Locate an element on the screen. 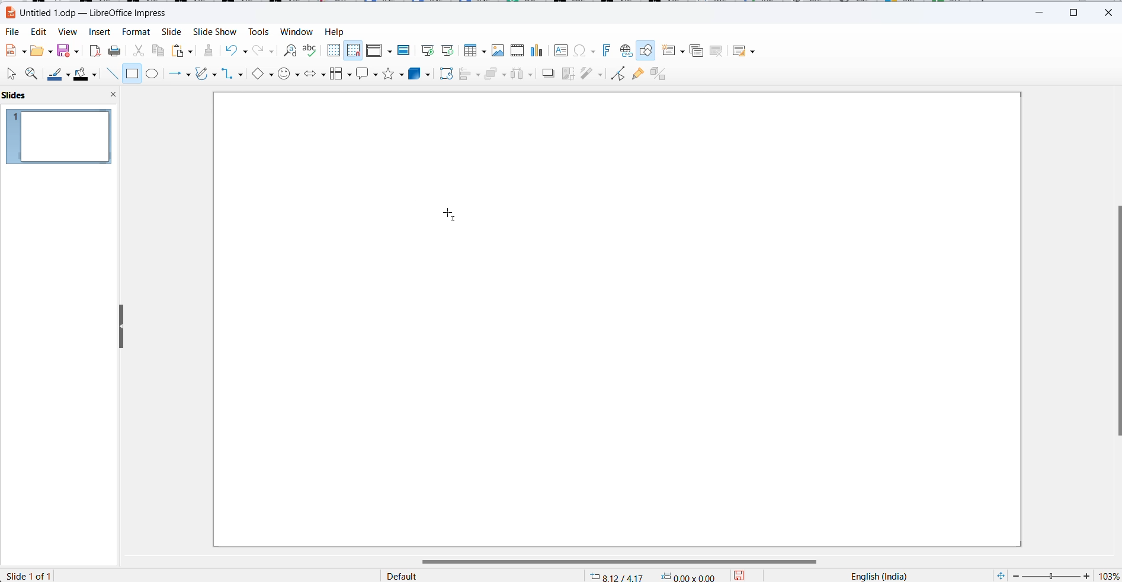  zoom and pan is located at coordinates (33, 75).